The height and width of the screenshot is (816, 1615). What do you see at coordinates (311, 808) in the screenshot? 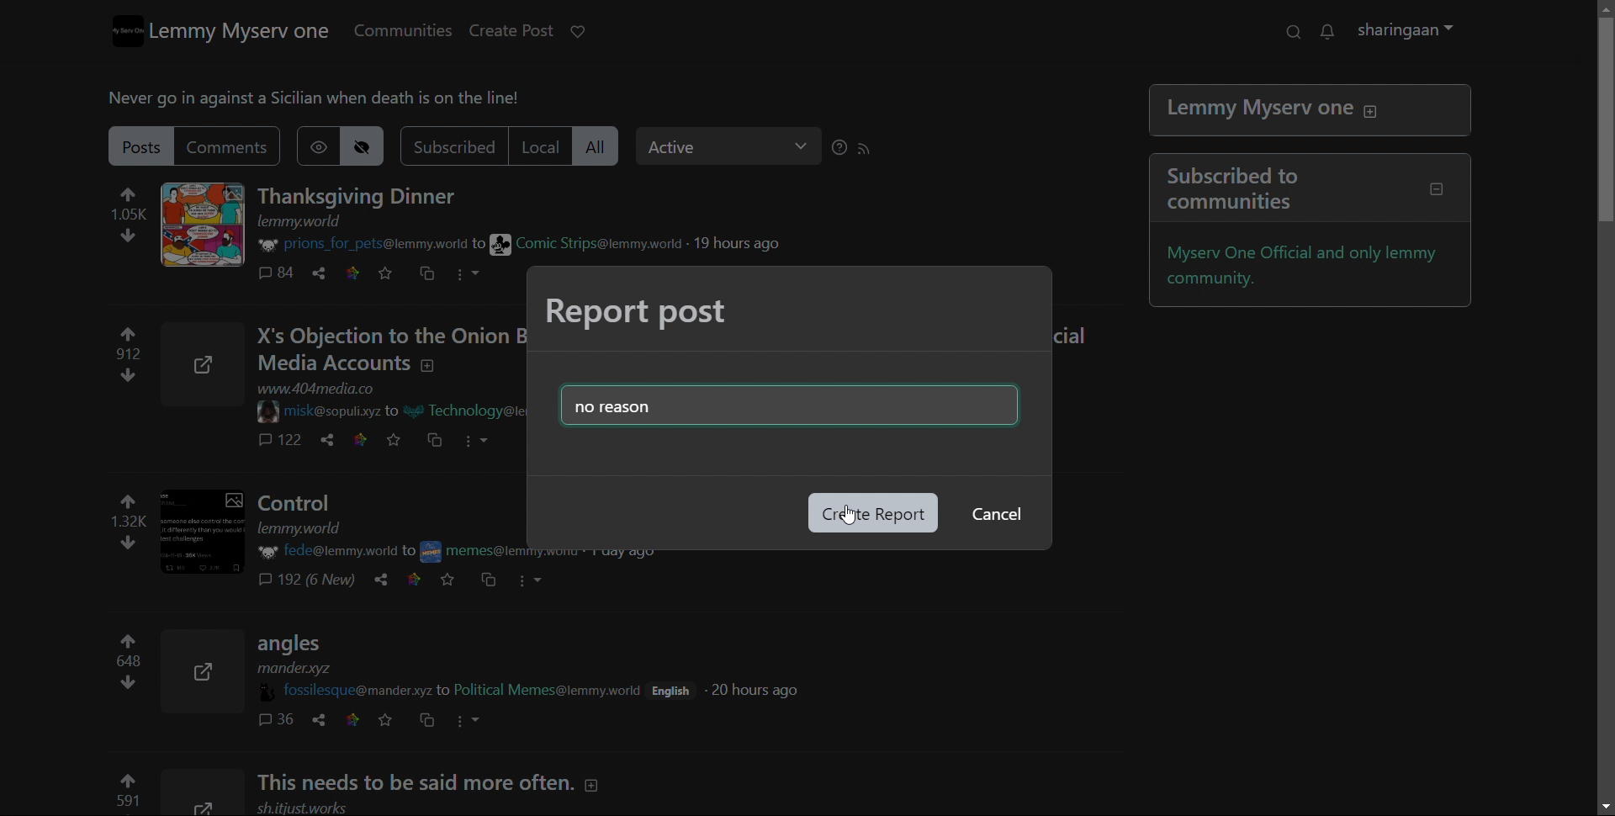
I see `url` at bounding box center [311, 808].